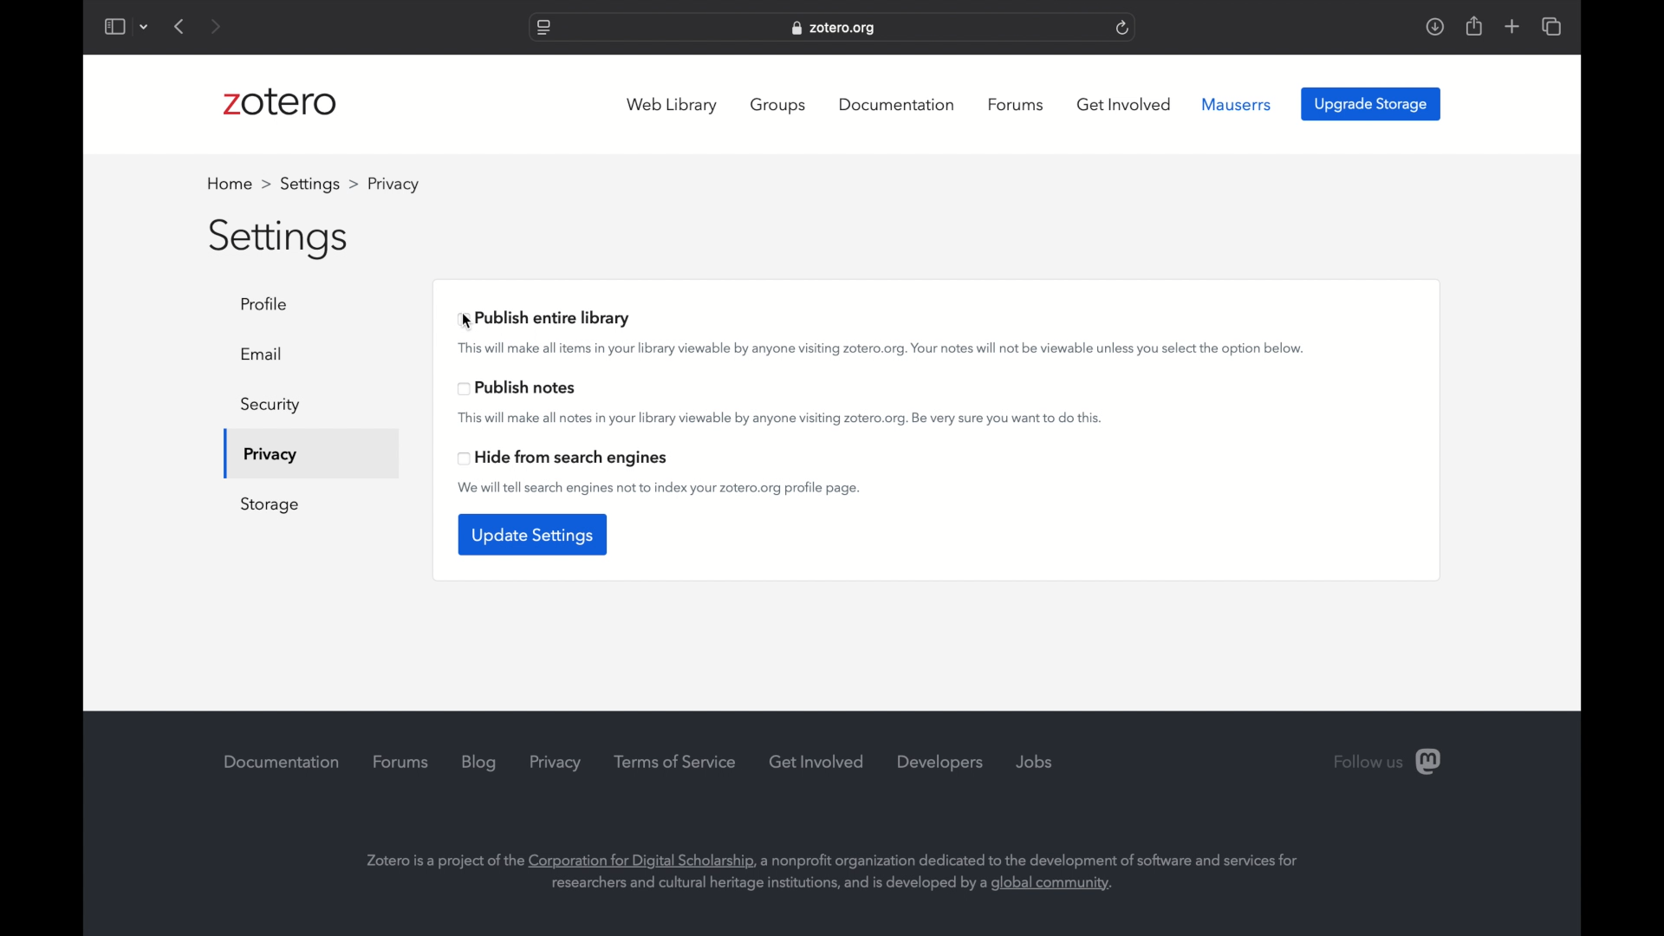 The width and height of the screenshot is (1664, 936). Describe the element at coordinates (1513, 26) in the screenshot. I see `add` at that location.